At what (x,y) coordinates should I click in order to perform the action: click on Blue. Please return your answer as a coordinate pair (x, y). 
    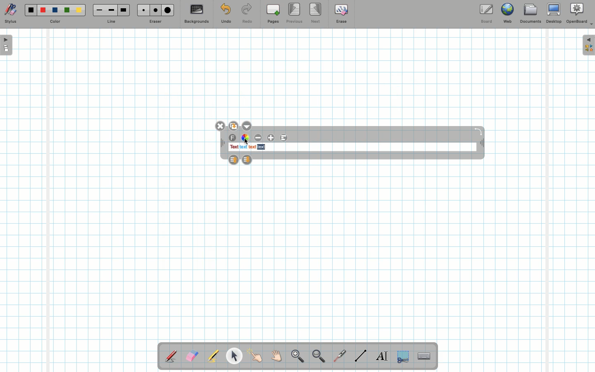
    Looking at the image, I should click on (55, 10).